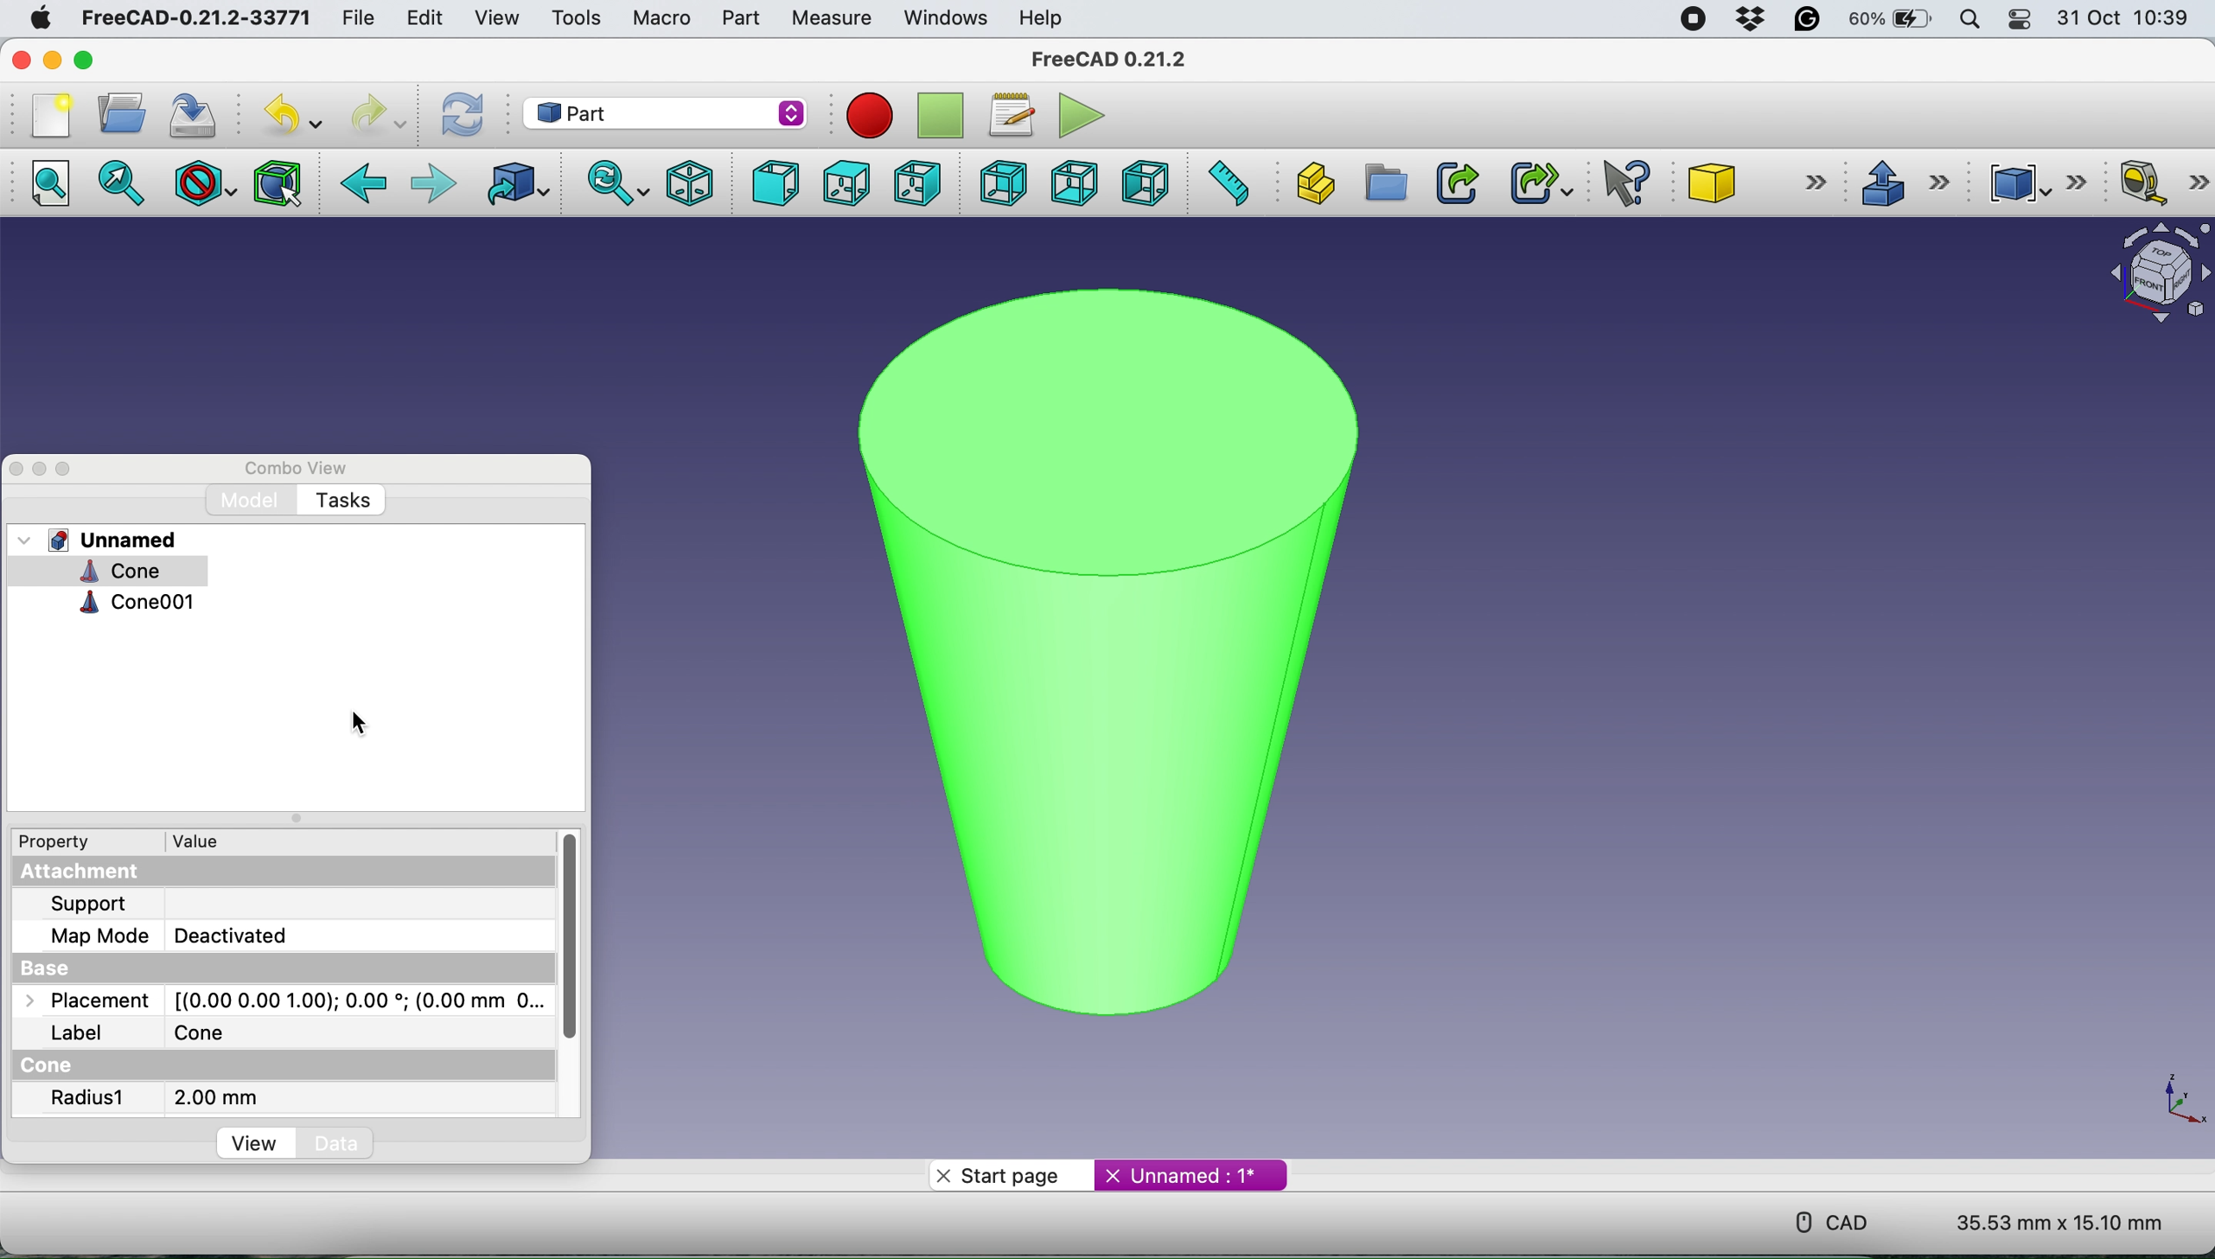 The height and width of the screenshot is (1259, 2215). What do you see at coordinates (1105, 59) in the screenshot?
I see `freecad 0.21.2` at bounding box center [1105, 59].